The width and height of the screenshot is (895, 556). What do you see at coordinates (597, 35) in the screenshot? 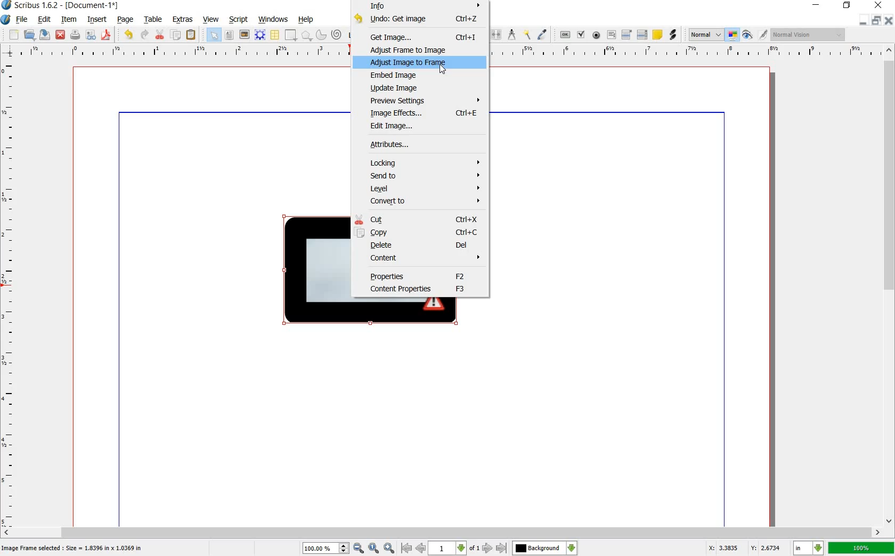
I see `pdf radio button` at bounding box center [597, 35].